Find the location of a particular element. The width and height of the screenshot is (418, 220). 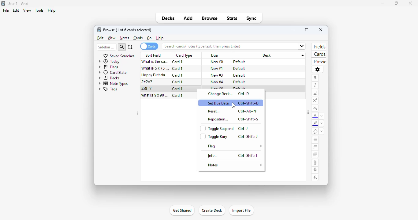

remove formatting is located at coordinates (315, 132).